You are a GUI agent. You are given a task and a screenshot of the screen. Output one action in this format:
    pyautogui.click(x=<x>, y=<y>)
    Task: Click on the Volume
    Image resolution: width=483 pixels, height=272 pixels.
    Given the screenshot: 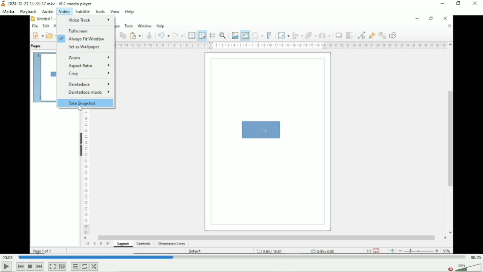 What is the action you would take?
    pyautogui.click(x=469, y=268)
    